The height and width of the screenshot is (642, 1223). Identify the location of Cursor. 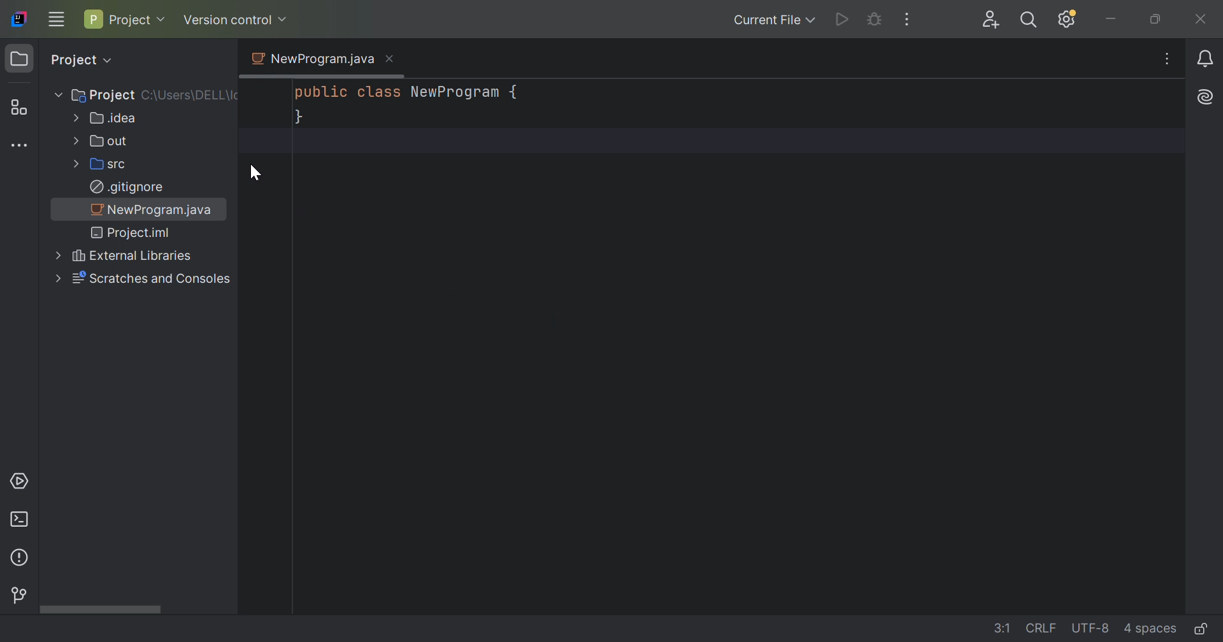
(254, 175).